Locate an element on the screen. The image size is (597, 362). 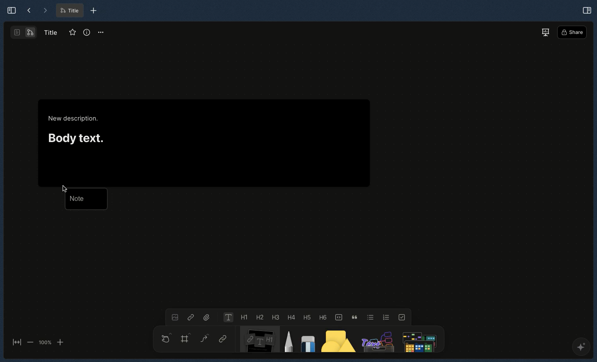
Info is located at coordinates (87, 33).